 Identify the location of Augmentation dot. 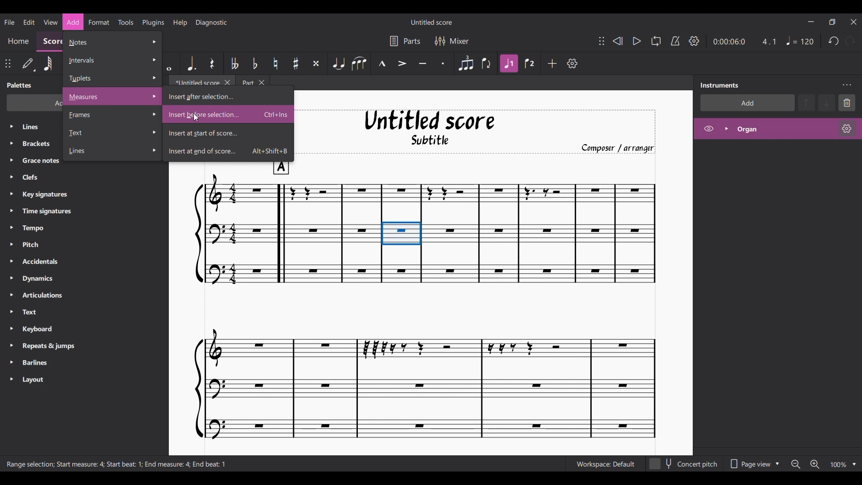
(192, 63).